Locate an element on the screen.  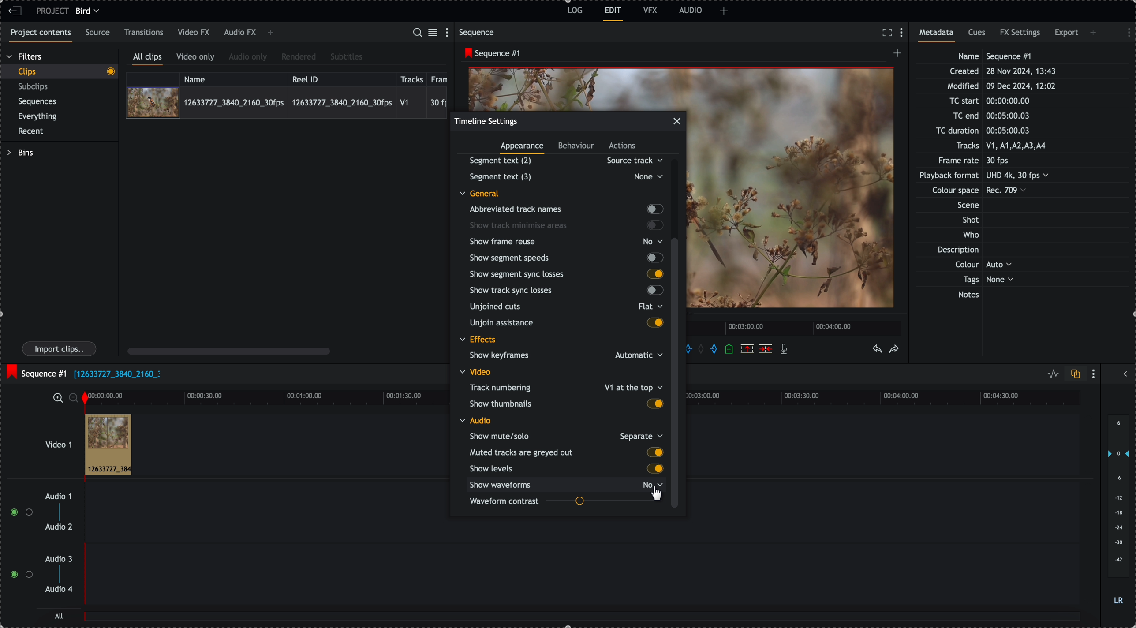
audio FX is located at coordinates (239, 33).